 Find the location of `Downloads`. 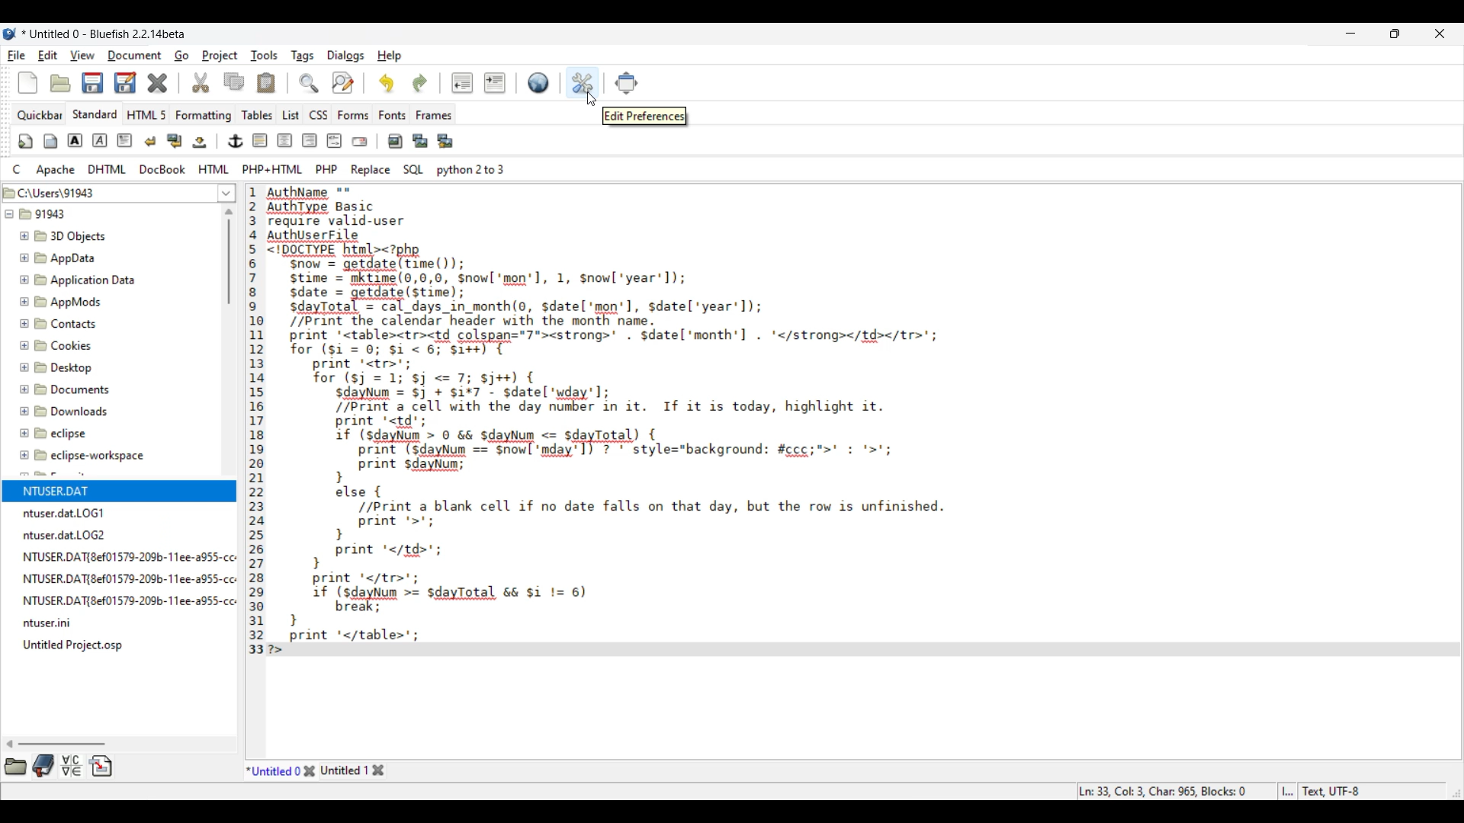

Downloads is located at coordinates (66, 410).